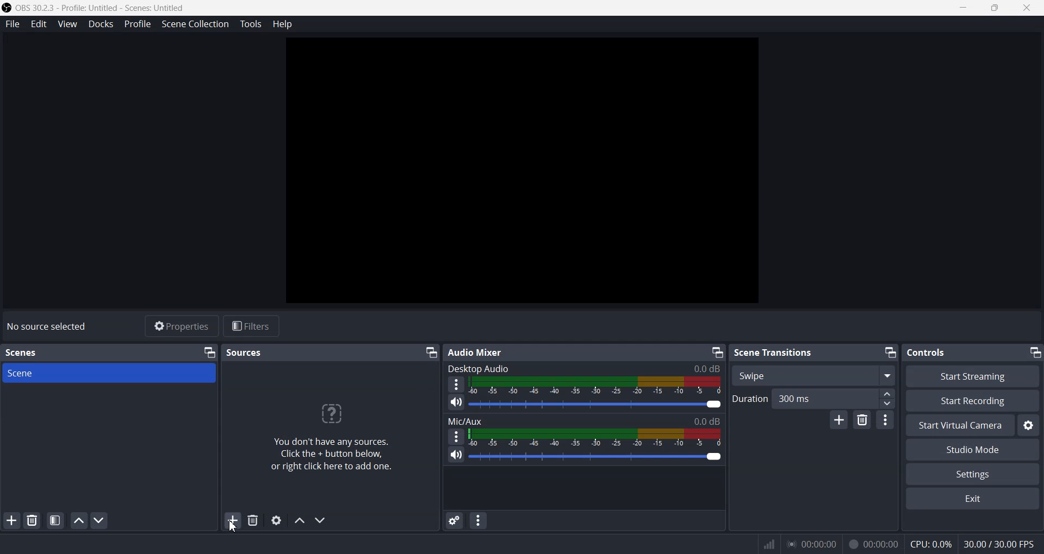 This screenshot has height=554, width=1044. What do you see at coordinates (330, 436) in the screenshot?
I see `Text` at bounding box center [330, 436].